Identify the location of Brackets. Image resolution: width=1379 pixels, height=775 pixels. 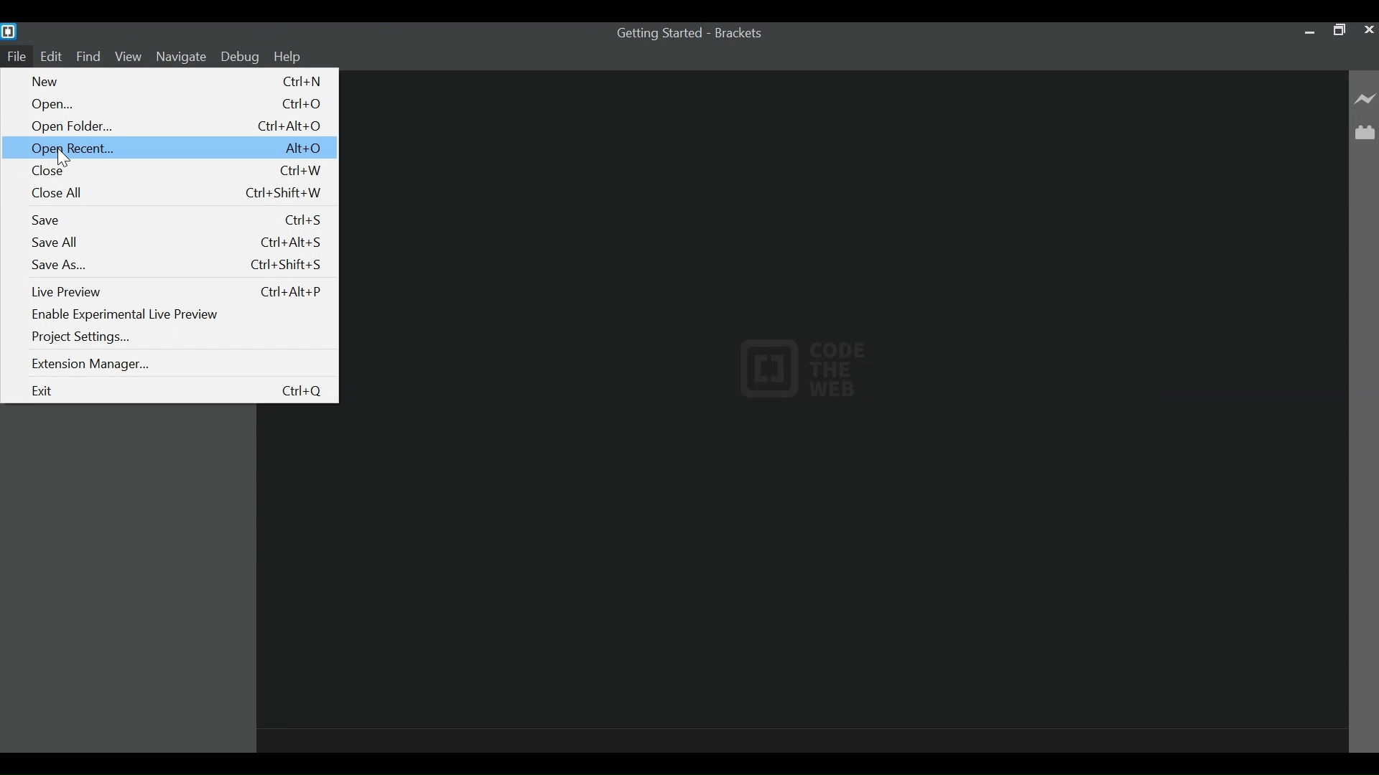
(742, 33).